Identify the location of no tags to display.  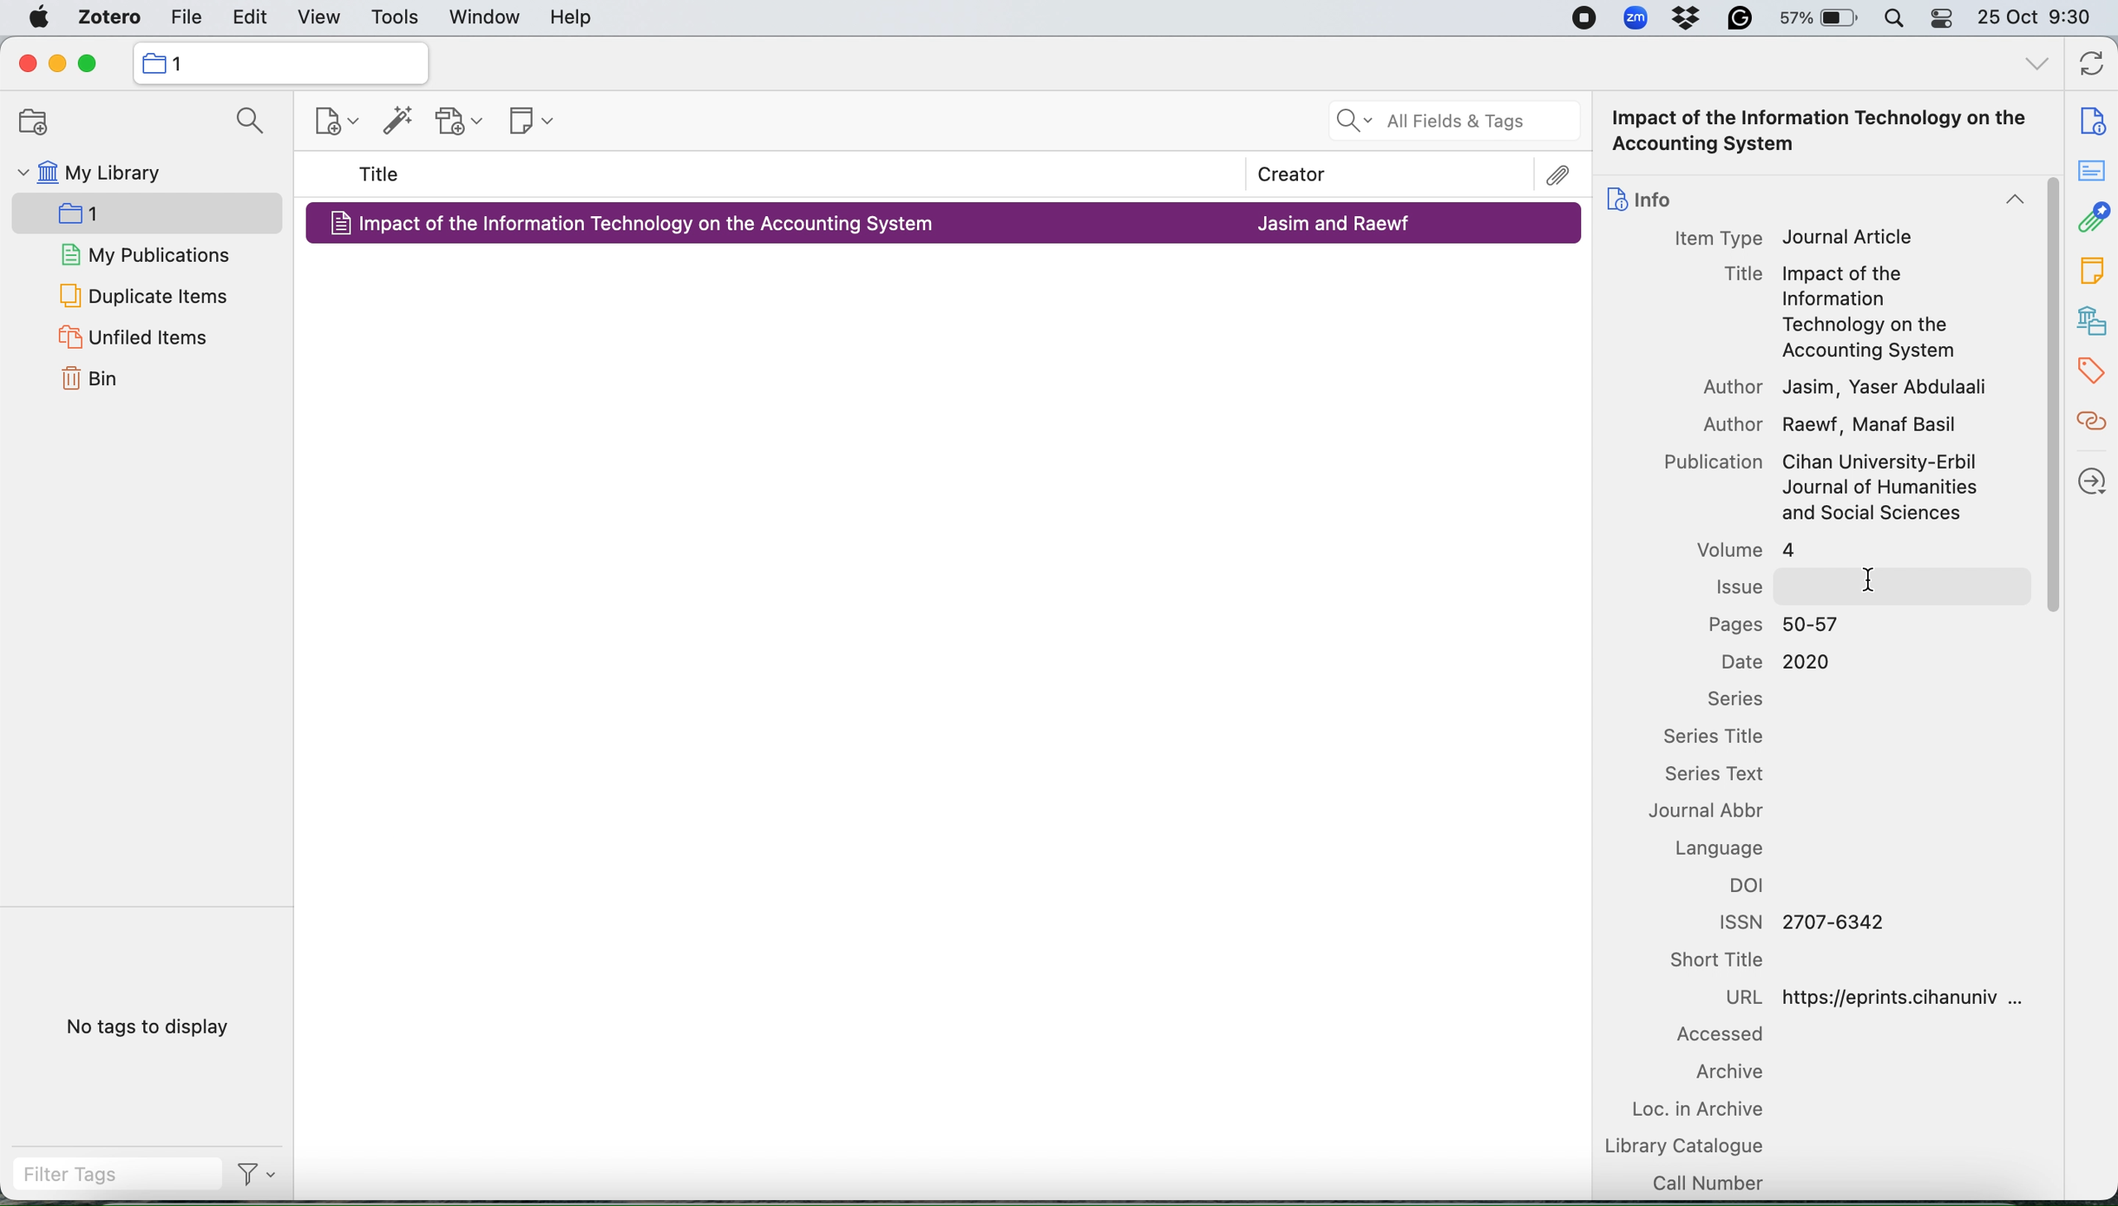
(143, 1027).